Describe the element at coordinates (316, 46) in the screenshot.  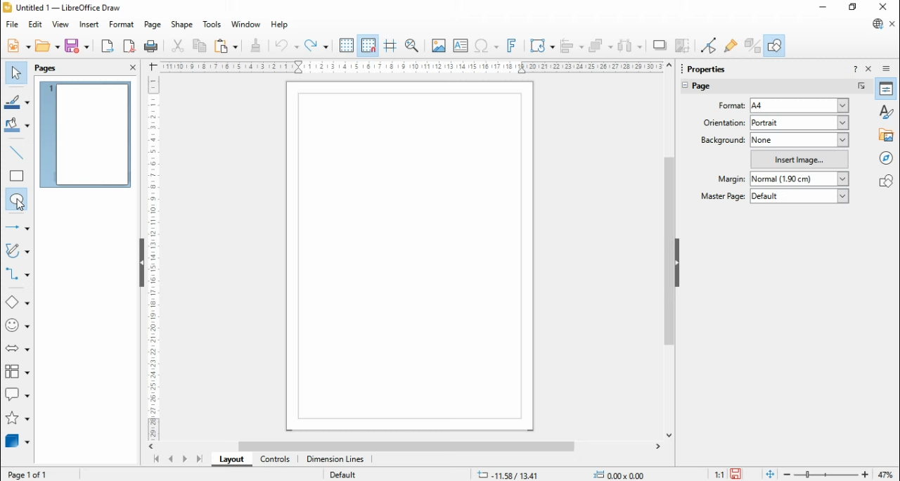
I see `redo` at that location.